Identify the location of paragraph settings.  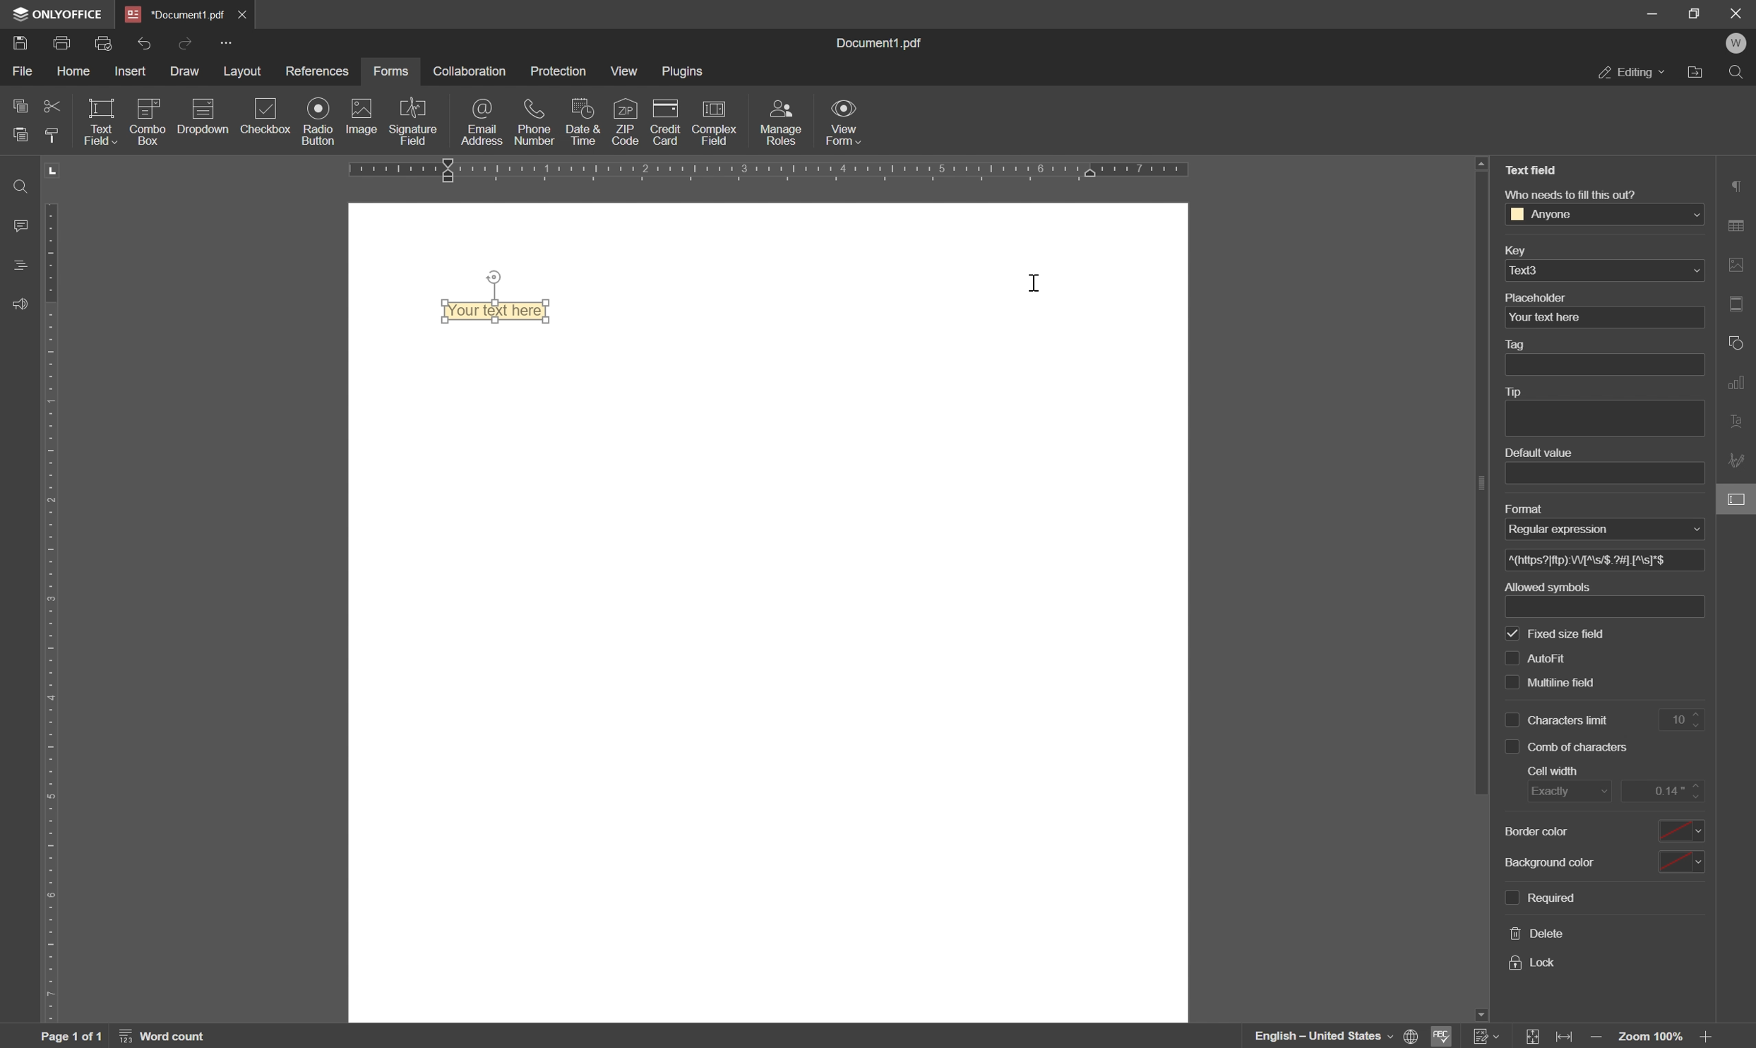
(1738, 185).